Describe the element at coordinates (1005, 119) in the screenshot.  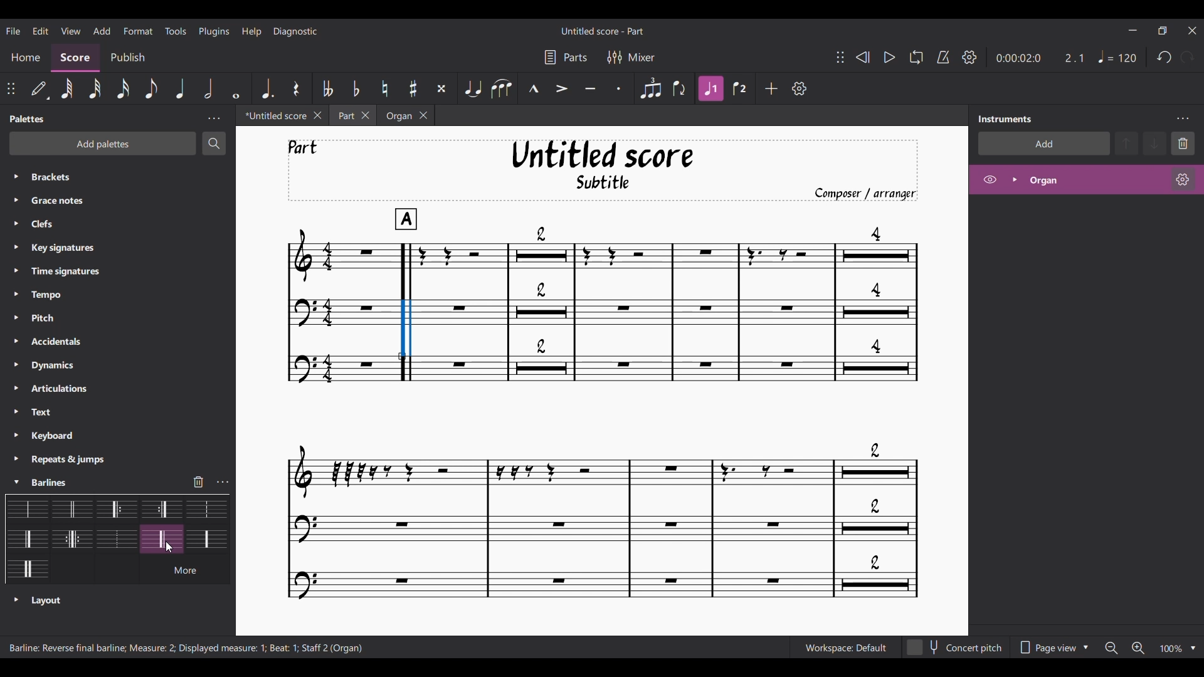
I see `Panel title` at that location.